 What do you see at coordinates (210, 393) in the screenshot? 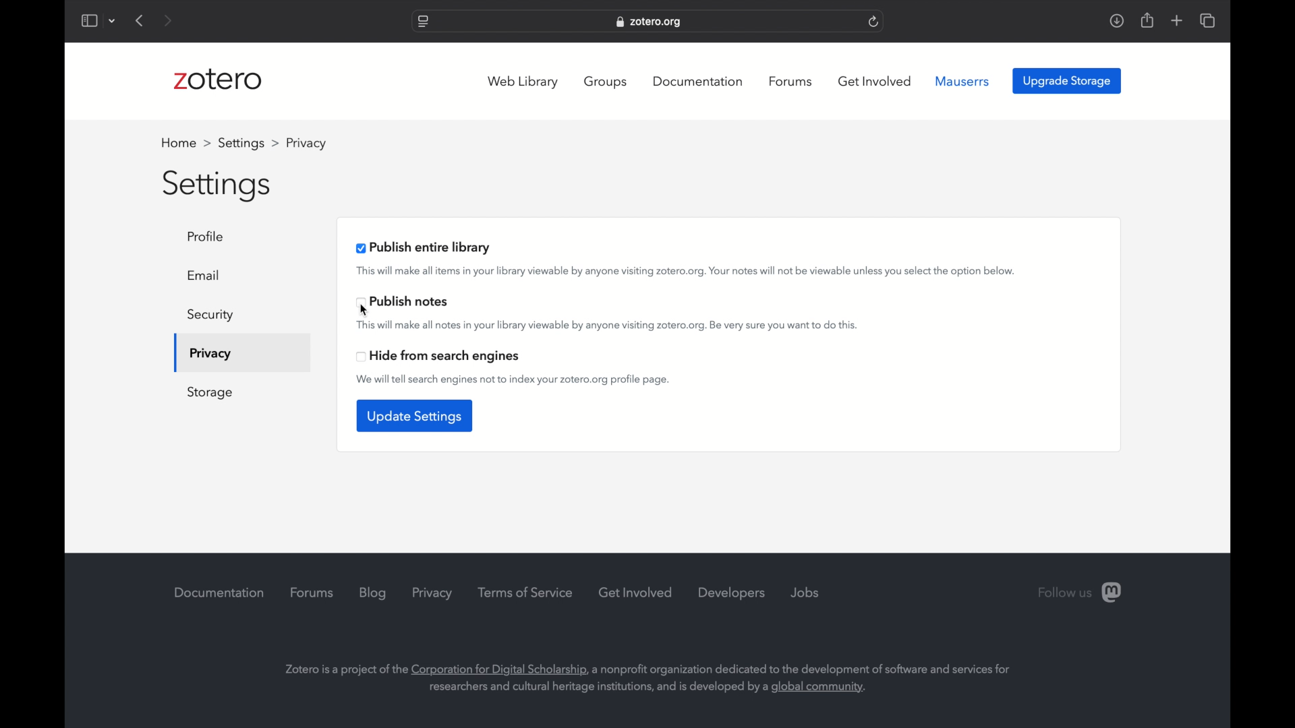
I see `storage` at bounding box center [210, 393].